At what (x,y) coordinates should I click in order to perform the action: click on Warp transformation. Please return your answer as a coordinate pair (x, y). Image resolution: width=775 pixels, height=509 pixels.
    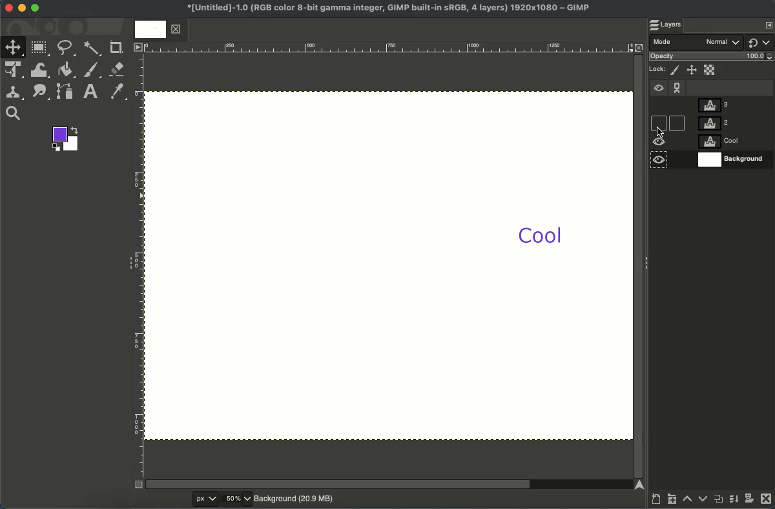
    Looking at the image, I should click on (41, 71).